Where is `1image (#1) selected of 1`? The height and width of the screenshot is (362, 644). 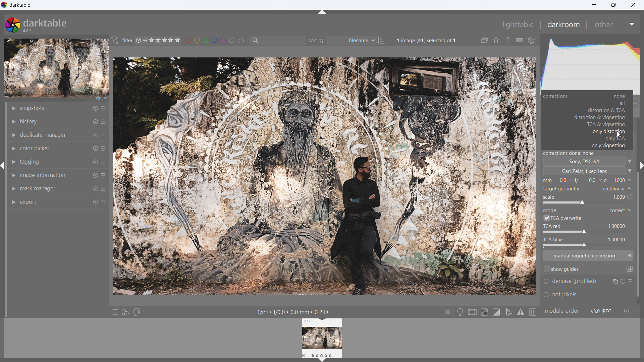
1image (#1) selected of 1 is located at coordinates (430, 39).